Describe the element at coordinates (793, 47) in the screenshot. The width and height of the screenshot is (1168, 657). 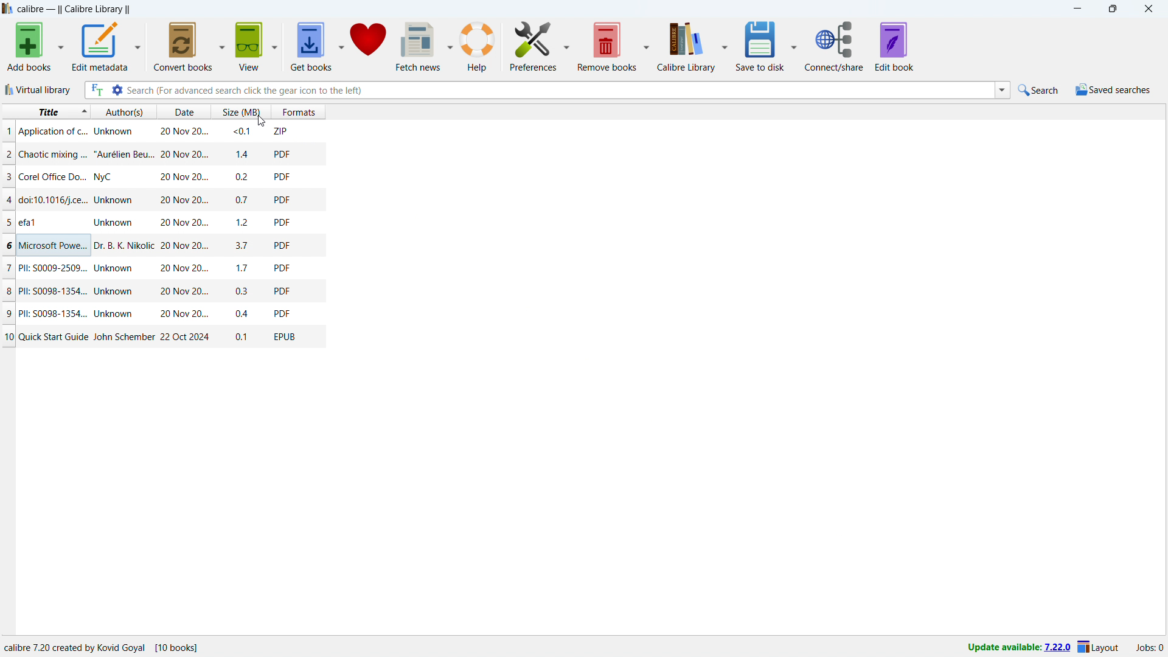
I see `save to disk options` at that location.